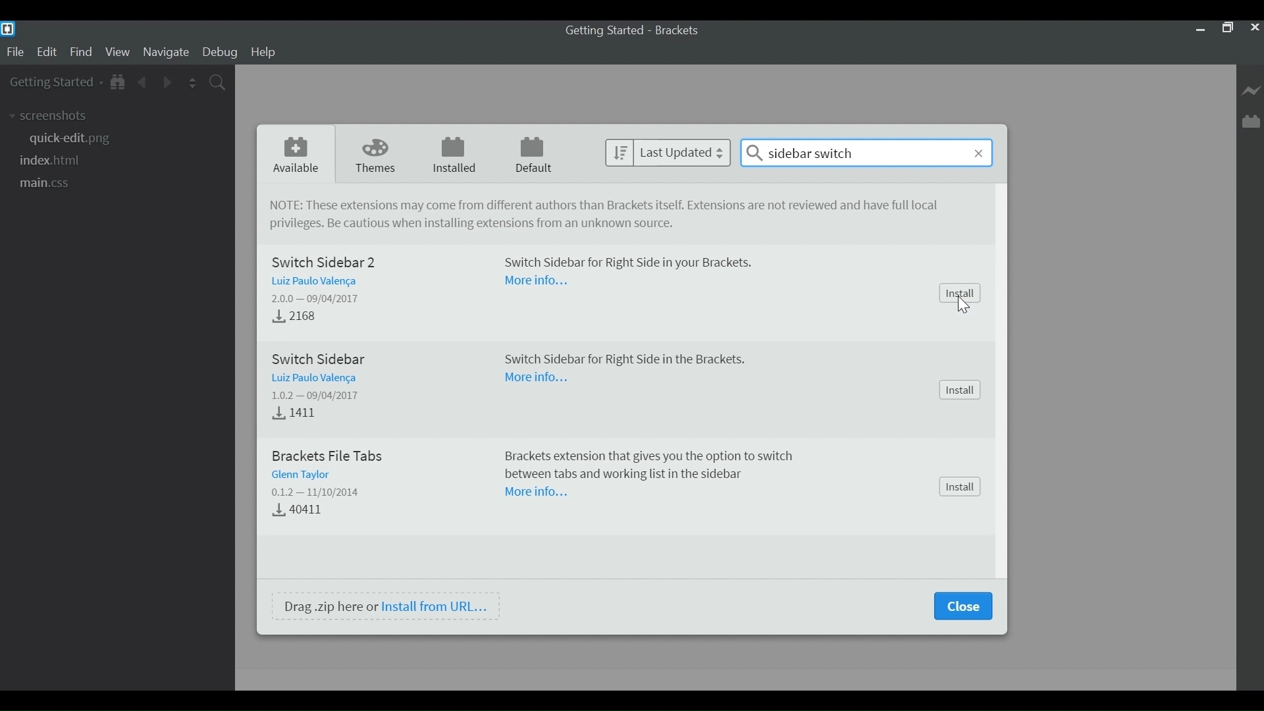 The image size is (1264, 711). Describe the element at coordinates (610, 205) in the screenshot. I see `NOTE: These extensions may come from different authors than brackets itself. Extensions are not reviewed and ` at that location.